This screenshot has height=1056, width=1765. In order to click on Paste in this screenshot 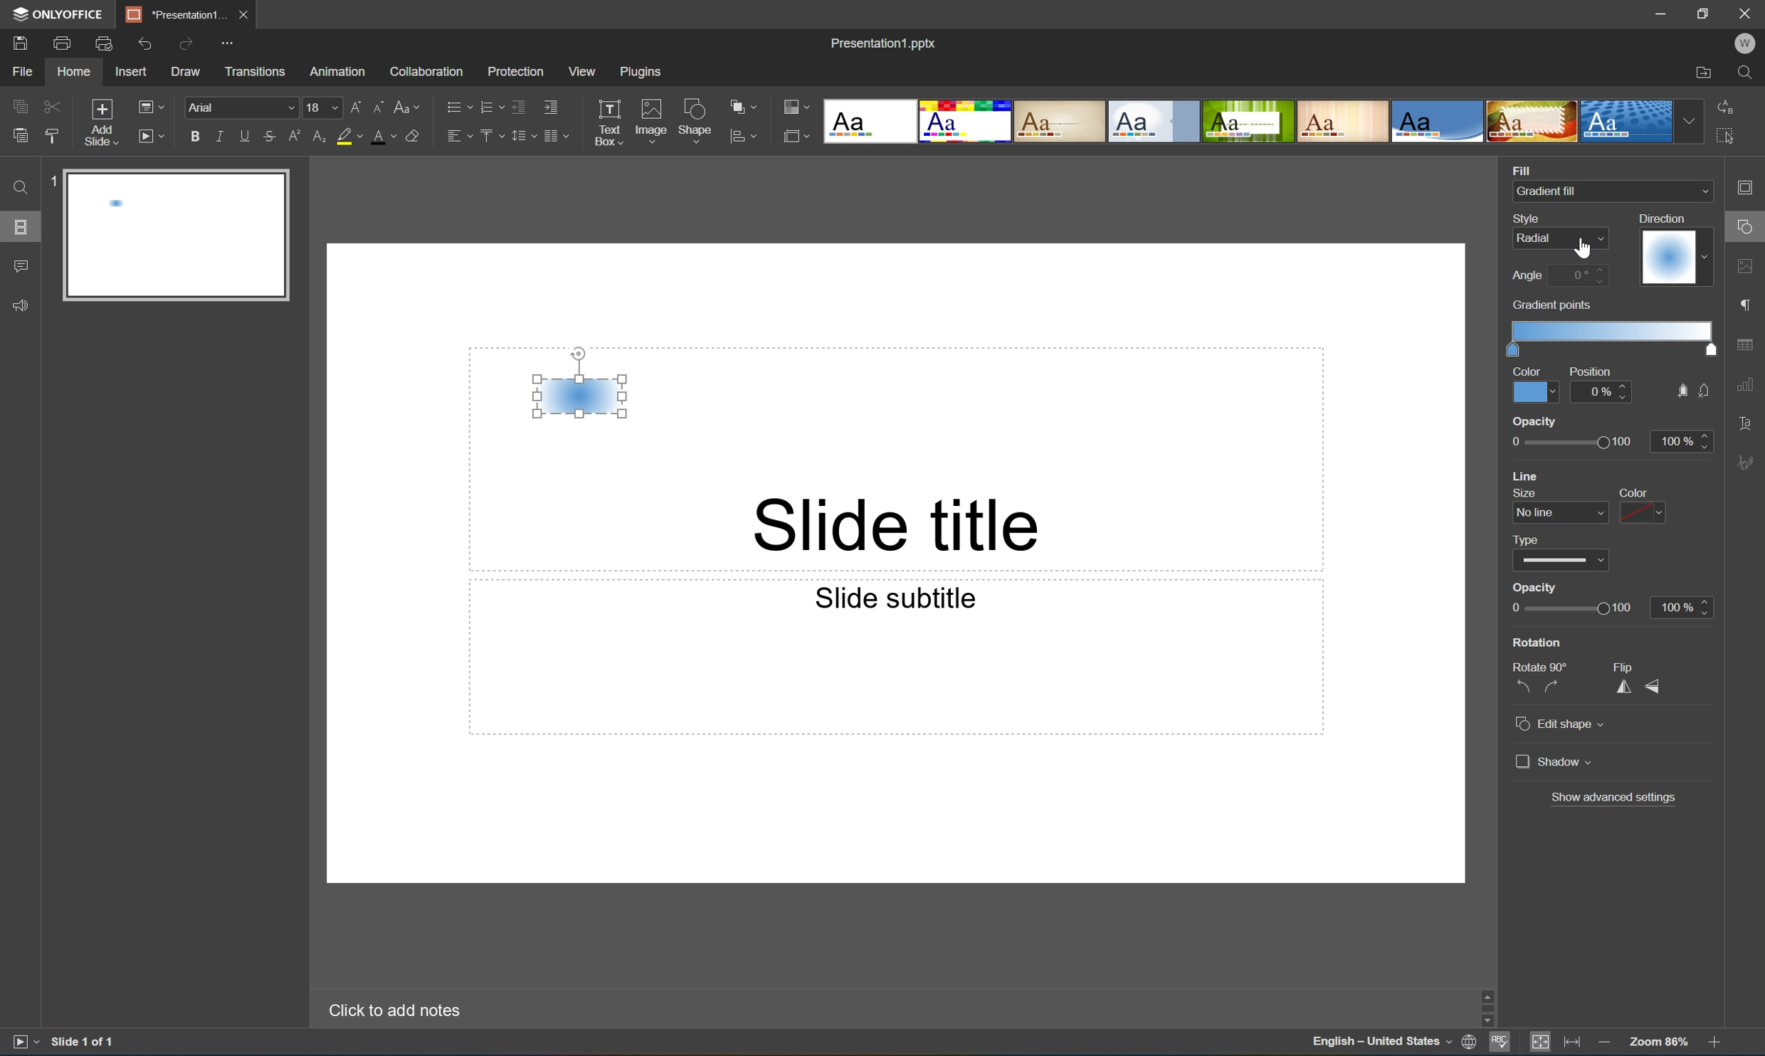, I will do `click(16, 136)`.